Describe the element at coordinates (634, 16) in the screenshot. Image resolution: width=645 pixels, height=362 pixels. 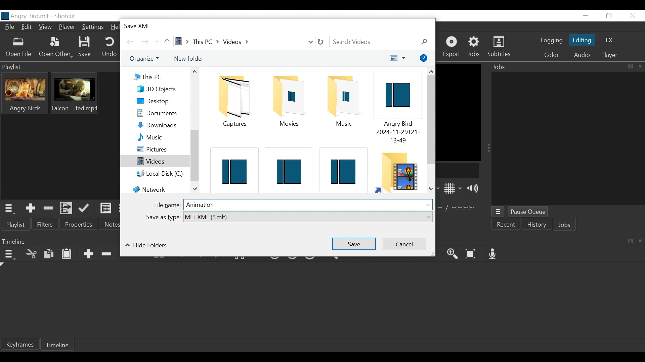
I see `Close` at that location.